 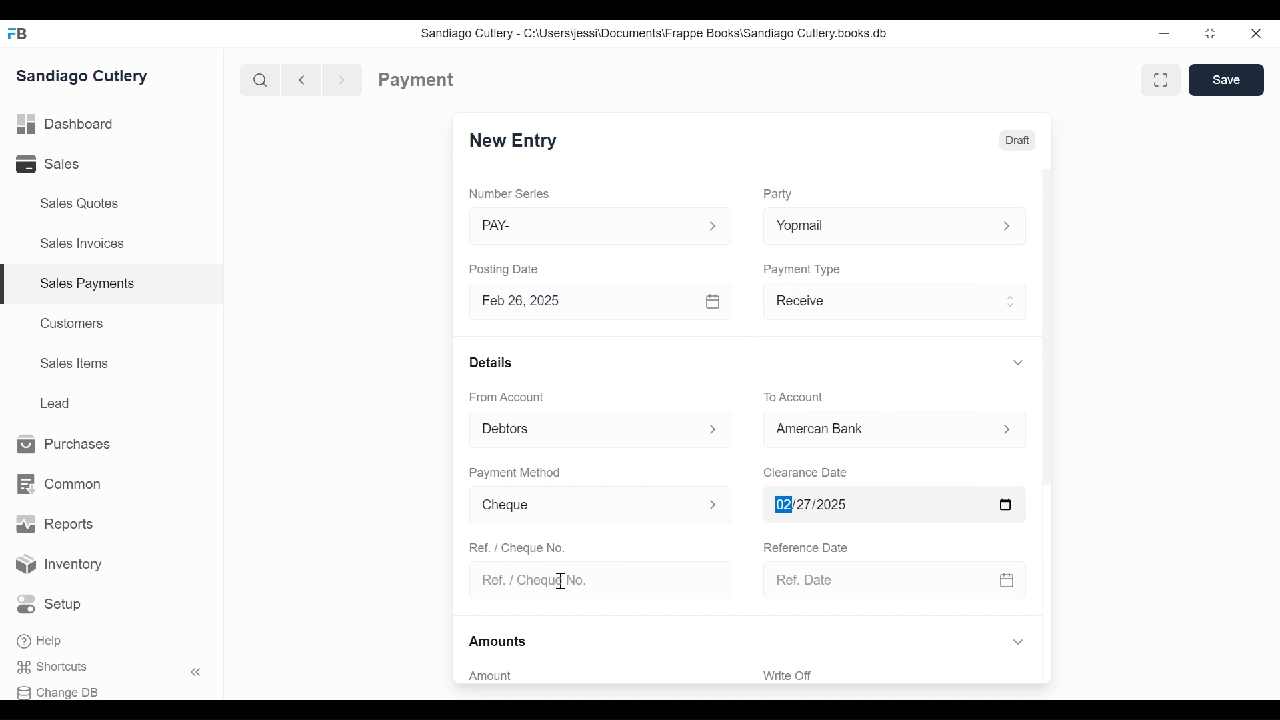 I want to click on Expand, so click(x=713, y=227).